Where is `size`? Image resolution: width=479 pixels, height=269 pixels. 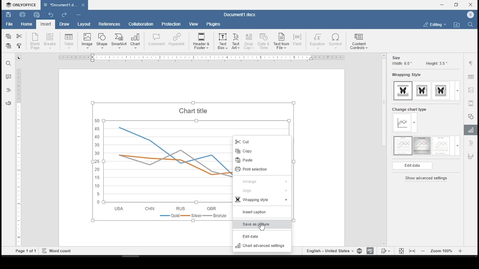
size is located at coordinates (396, 58).